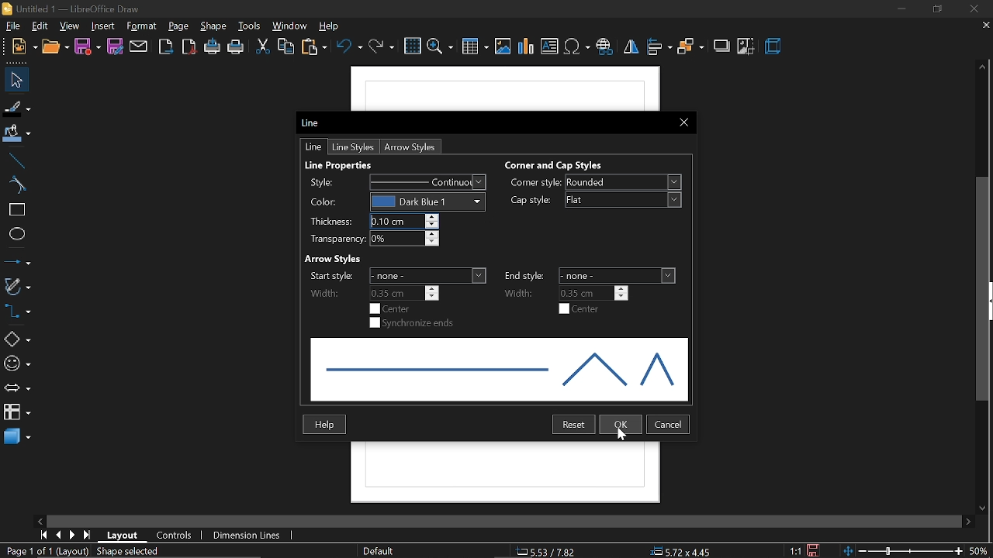  I want to click on insert text, so click(551, 46).